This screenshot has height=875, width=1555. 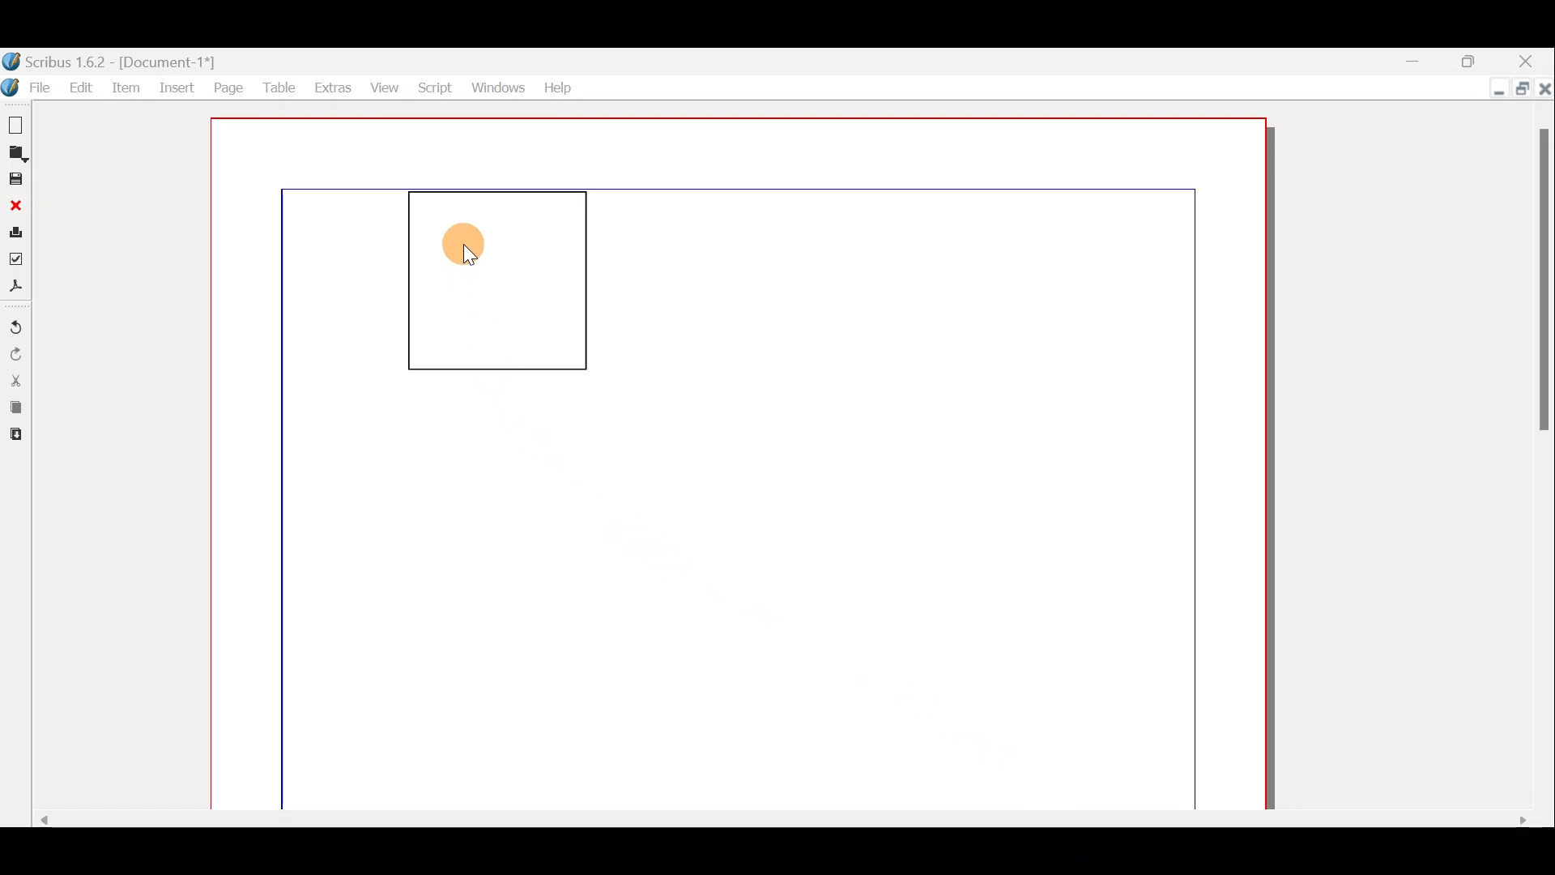 What do you see at coordinates (331, 88) in the screenshot?
I see `Extras` at bounding box center [331, 88].